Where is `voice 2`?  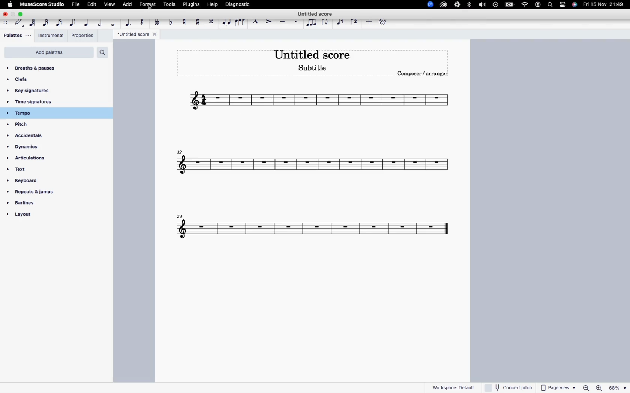
voice 2 is located at coordinates (355, 22).